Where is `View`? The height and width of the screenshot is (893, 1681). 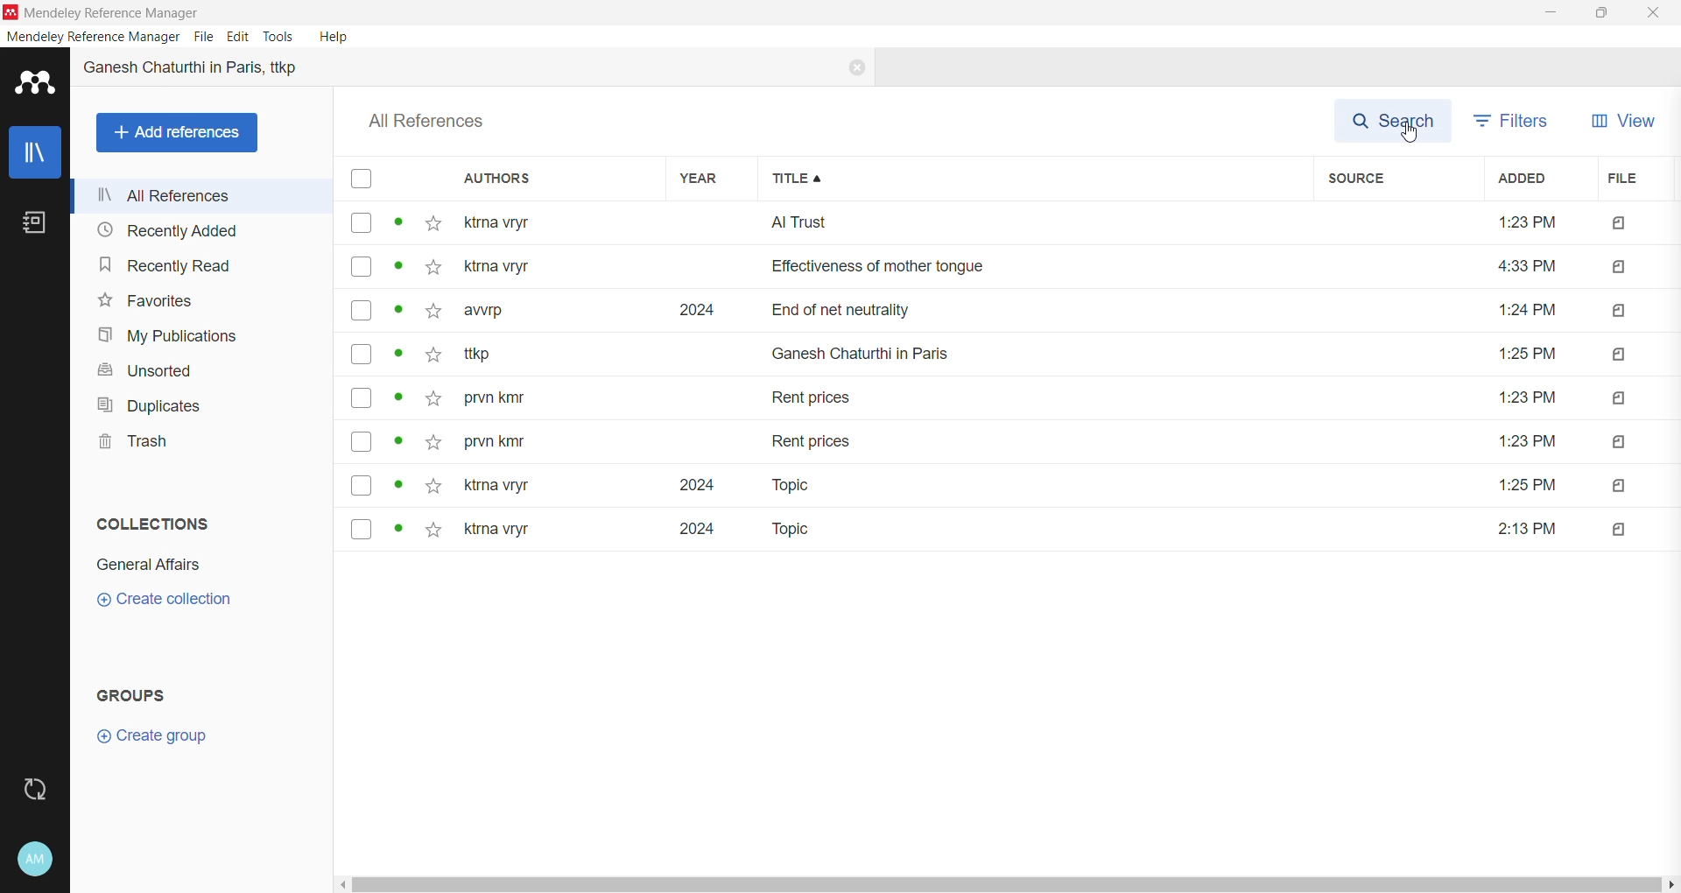 View is located at coordinates (1621, 123).